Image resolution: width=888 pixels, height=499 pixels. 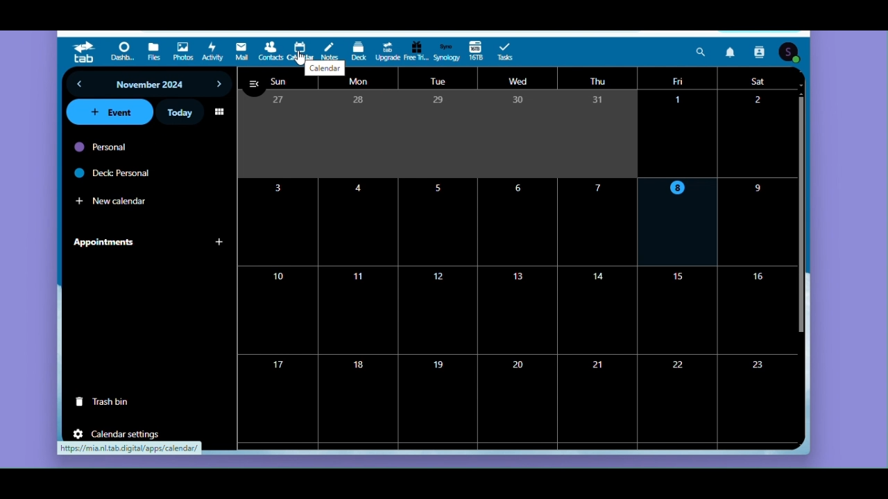 I want to click on More options, so click(x=220, y=111).